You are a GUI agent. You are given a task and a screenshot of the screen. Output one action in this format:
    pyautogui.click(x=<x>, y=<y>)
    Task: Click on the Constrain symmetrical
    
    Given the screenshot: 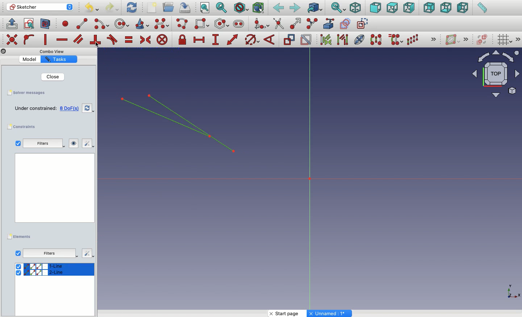 What is the action you would take?
    pyautogui.click(x=145, y=40)
    